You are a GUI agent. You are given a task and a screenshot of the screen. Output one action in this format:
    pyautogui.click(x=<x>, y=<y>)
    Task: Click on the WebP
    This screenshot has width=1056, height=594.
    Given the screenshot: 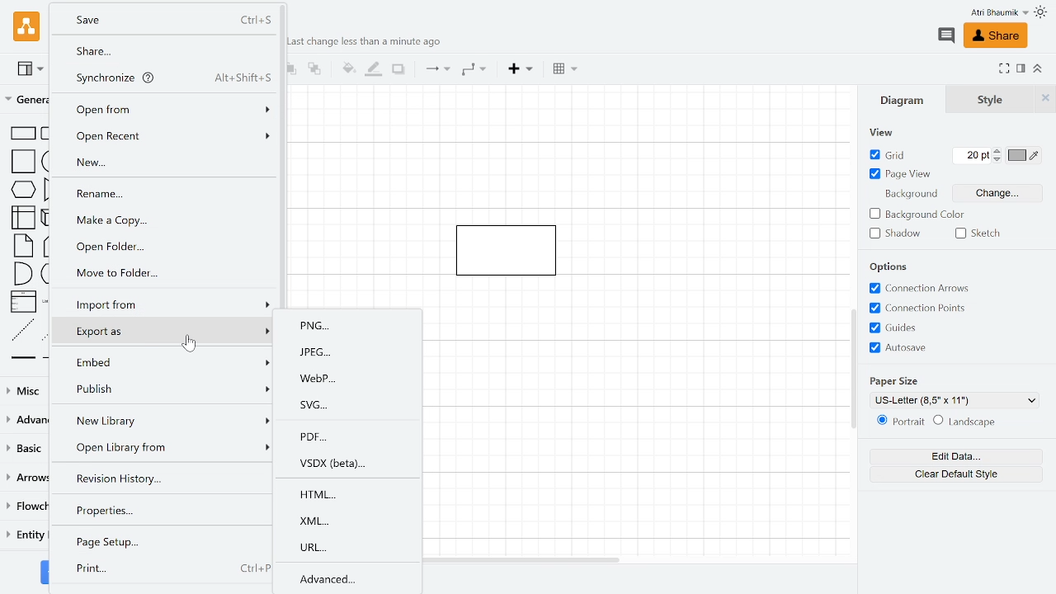 What is the action you would take?
    pyautogui.click(x=351, y=378)
    